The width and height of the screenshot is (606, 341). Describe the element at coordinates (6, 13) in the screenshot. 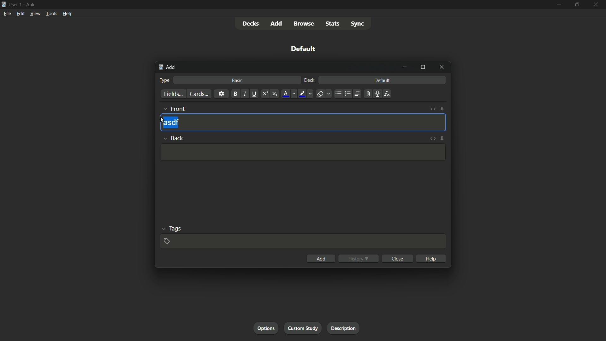

I see `file` at that location.